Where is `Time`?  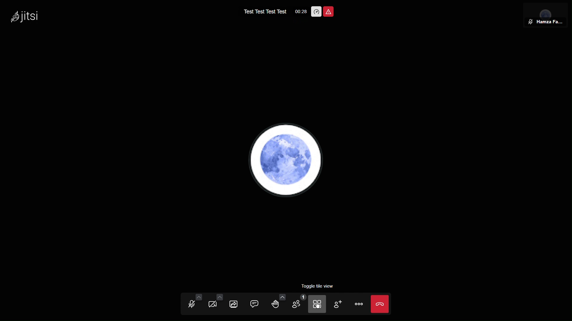
Time is located at coordinates (299, 11).